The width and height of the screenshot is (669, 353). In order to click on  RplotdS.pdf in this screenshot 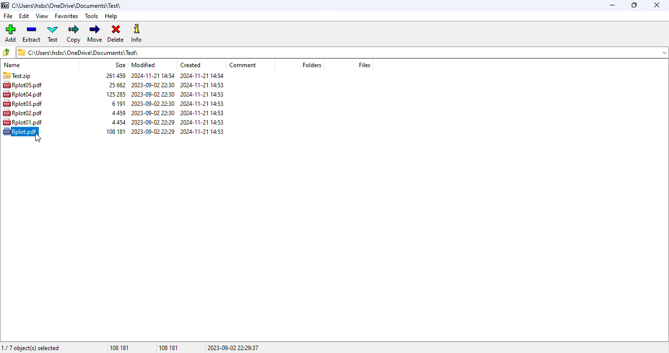, I will do `click(25, 85)`.